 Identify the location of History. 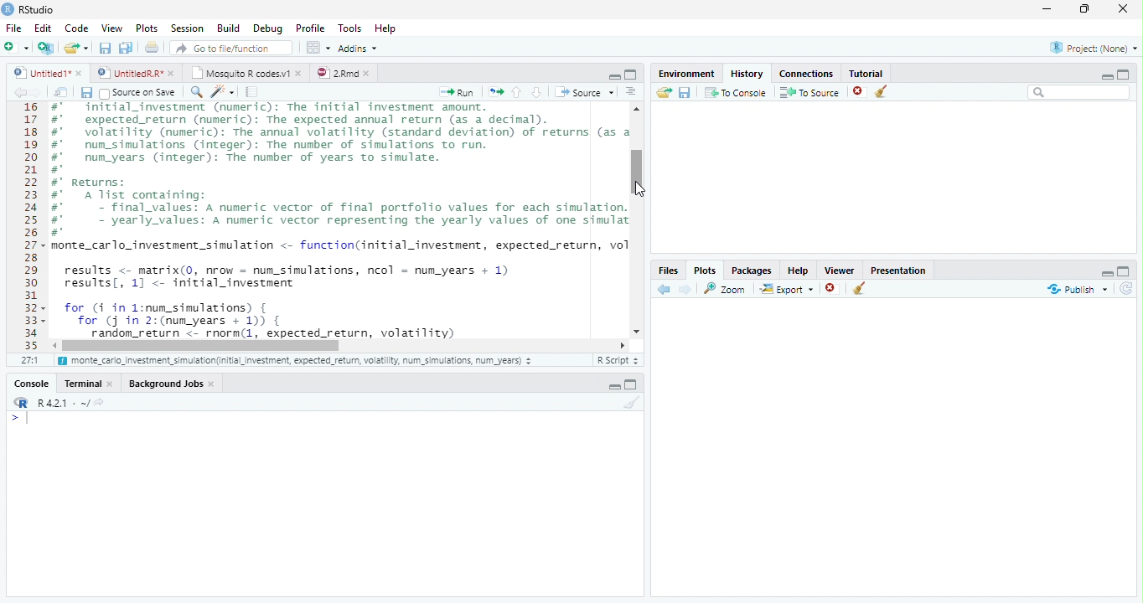
(746, 72).